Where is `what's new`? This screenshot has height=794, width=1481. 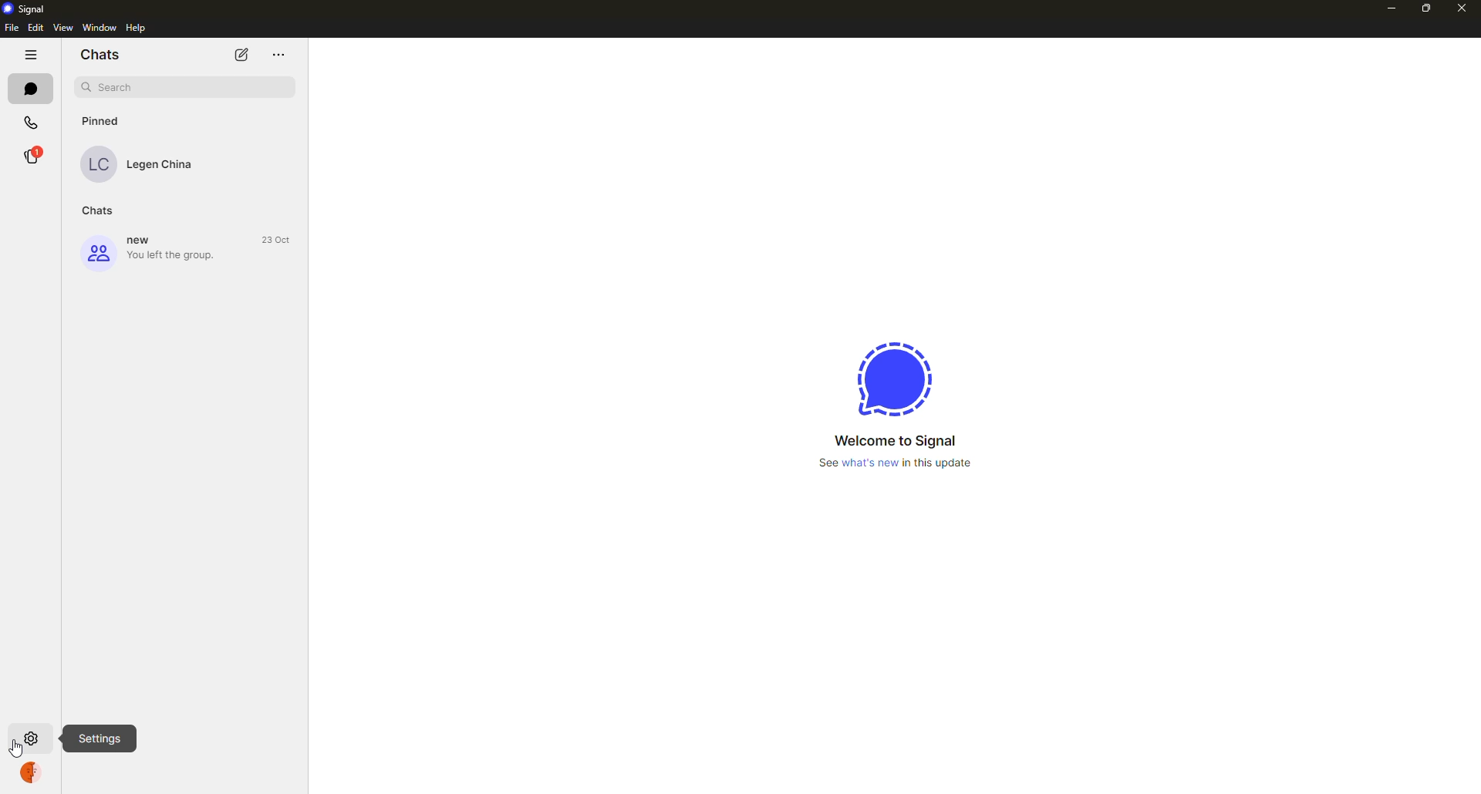 what's new is located at coordinates (870, 462).